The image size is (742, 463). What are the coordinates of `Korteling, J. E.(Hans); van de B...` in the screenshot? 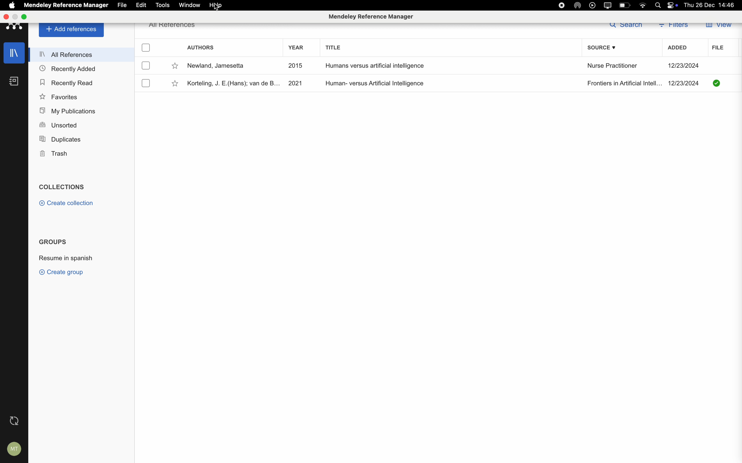 It's located at (233, 82).